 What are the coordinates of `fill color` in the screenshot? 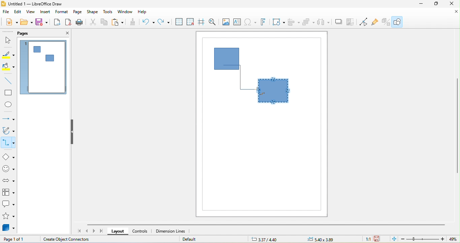 It's located at (8, 67).